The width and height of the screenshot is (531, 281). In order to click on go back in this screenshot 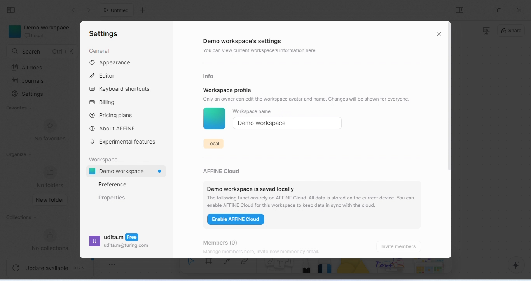, I will do `click(74, 10)`.